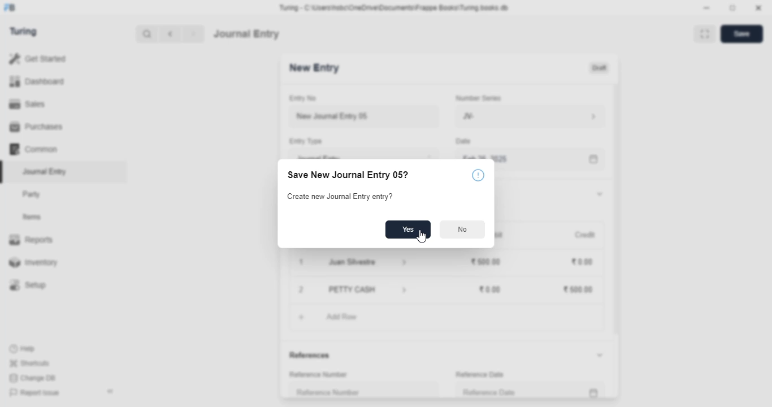 The height and width of the screenshot is (407, 772). What do you see at coordinates (29, 285) in the screenshot?
I see `setup` at bounding box center [29, 285].